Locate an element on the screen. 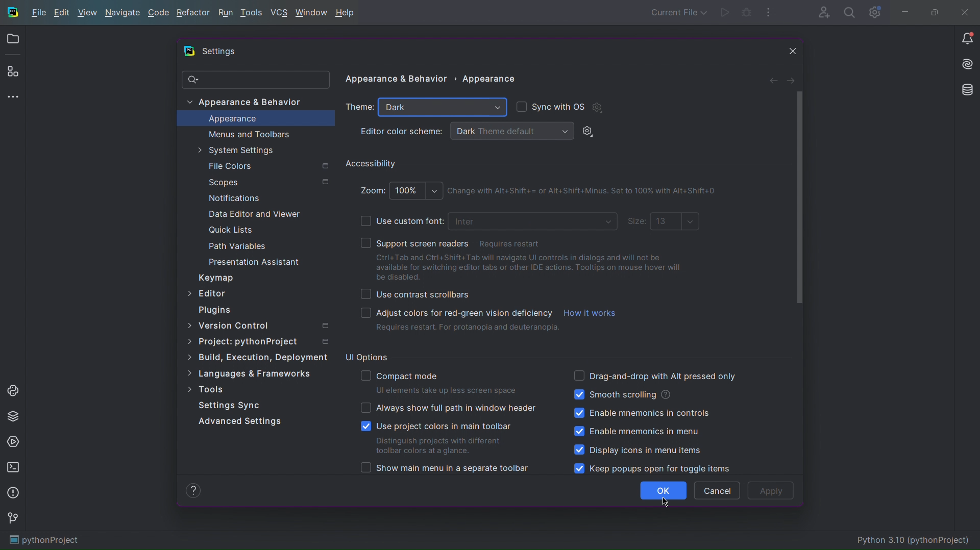 Image resolution: width=980 pixels, height=550 pixels. Python Console is located at coordinates (13, 389).